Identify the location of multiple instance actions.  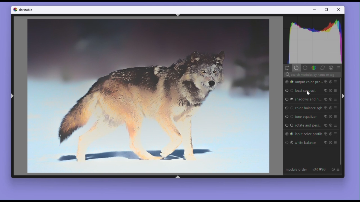
(325, 108).